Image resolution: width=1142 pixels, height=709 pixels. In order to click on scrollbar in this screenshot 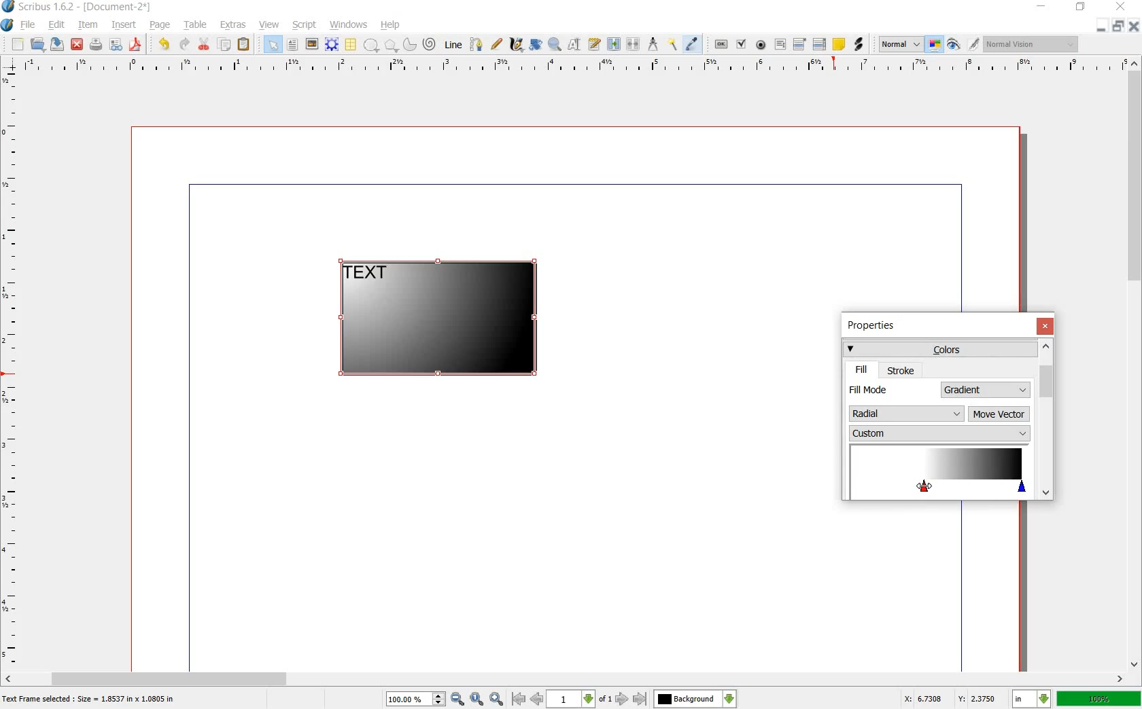, I will do `click(1045, 419)`.